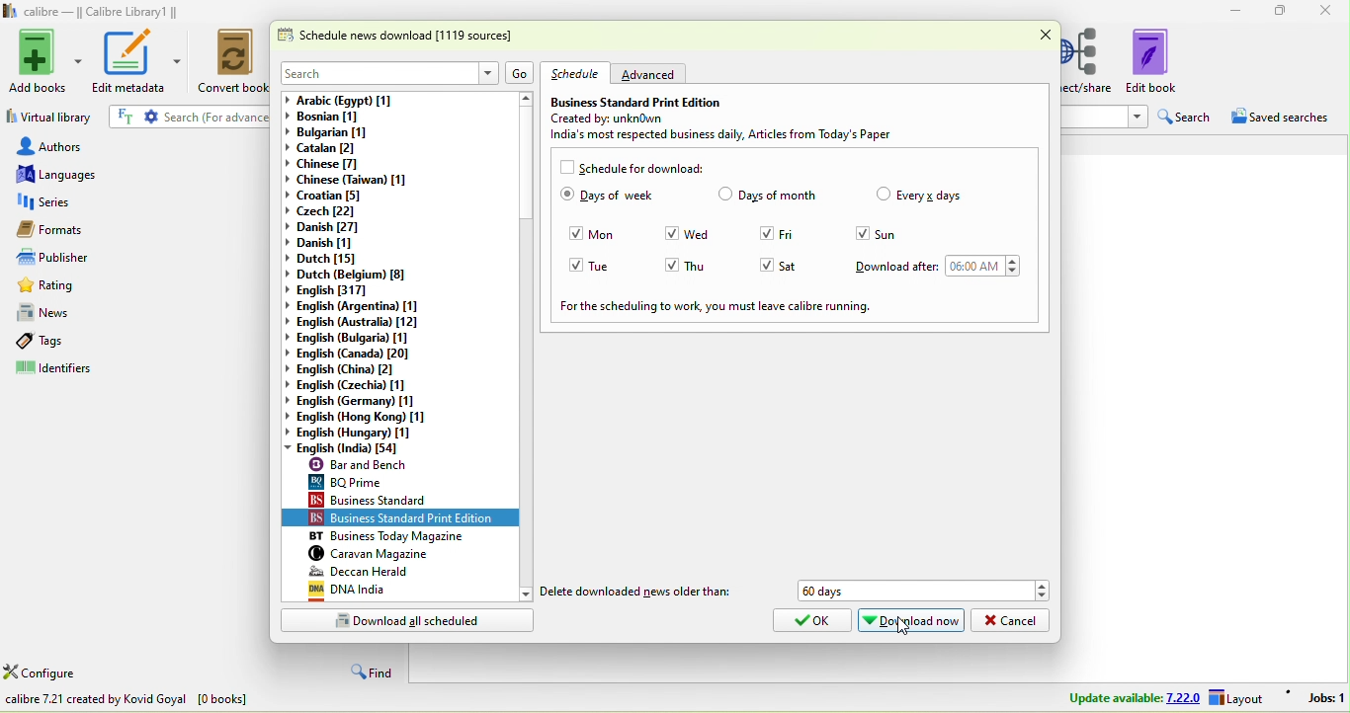 This screenshot has width=1350, height=713. I want to click on maximize, so click(1285, 12).